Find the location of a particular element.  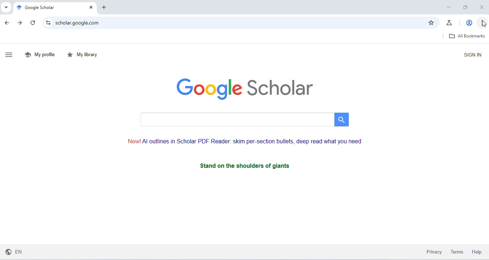

search bar is located at coordinates (245, 120).